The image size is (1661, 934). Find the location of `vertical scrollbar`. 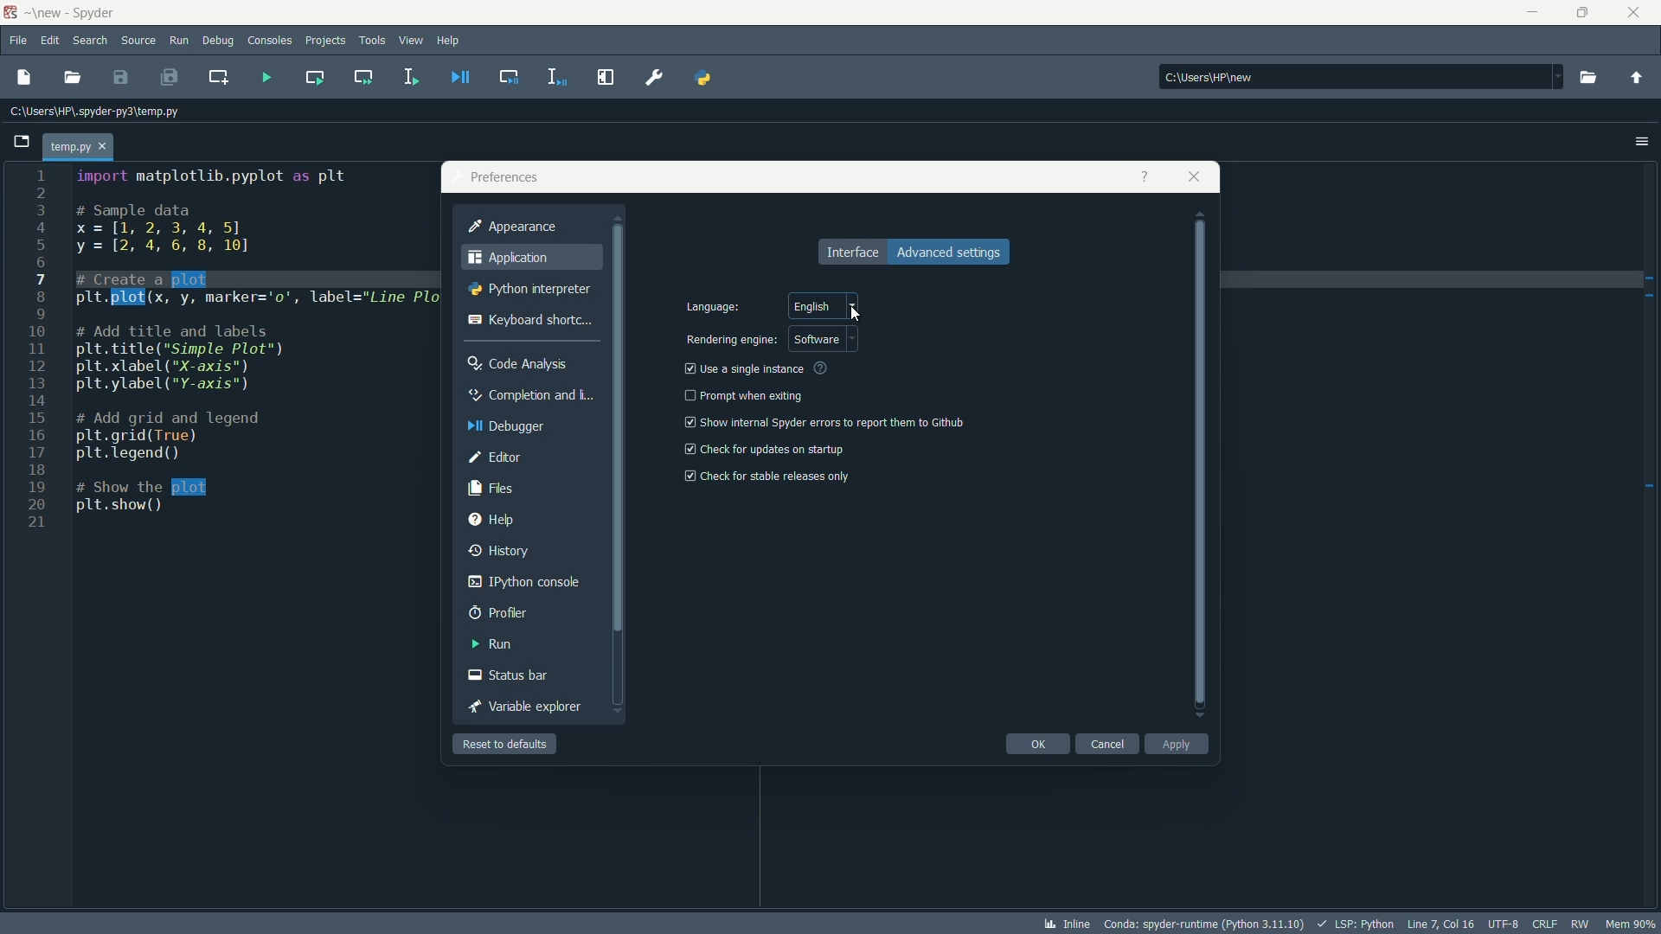

vertical scrollbar is located at coordinates (1202, 463).